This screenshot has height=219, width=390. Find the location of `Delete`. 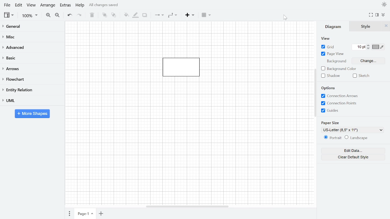

Delete is located at coordinates (92, 15).